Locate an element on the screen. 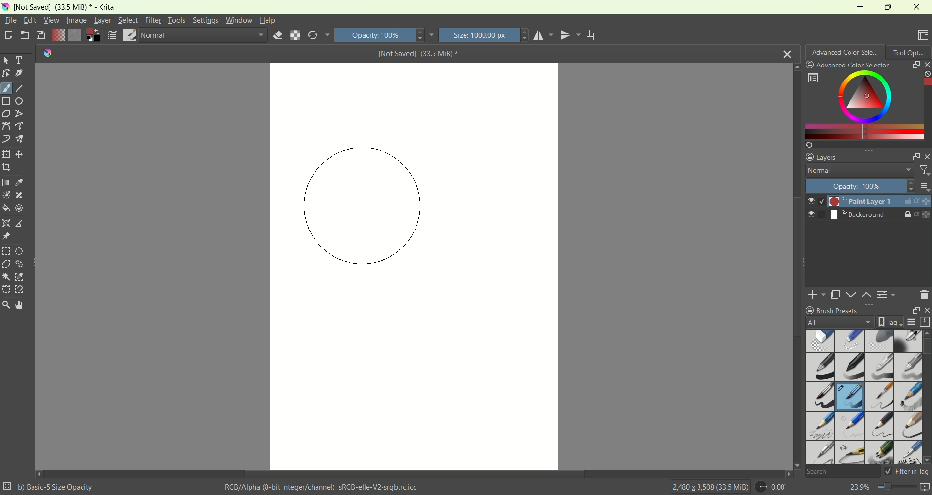 The width and height of the screenshot is (932, 495). crop is located at coordinates (6, 166).